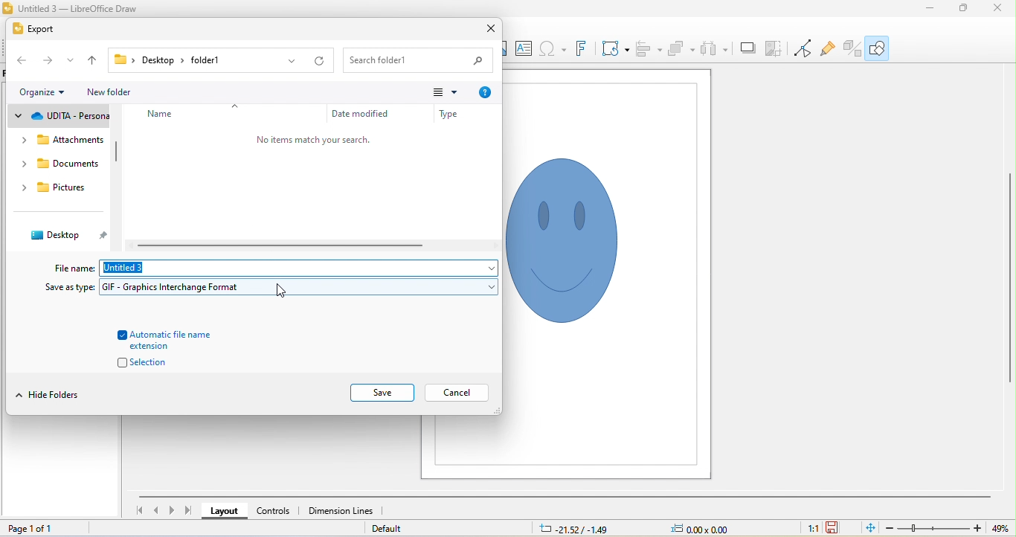 Image resolution: width=1016 pixels, height=537 pixels. I want to click on date modified, so click(360, 114).